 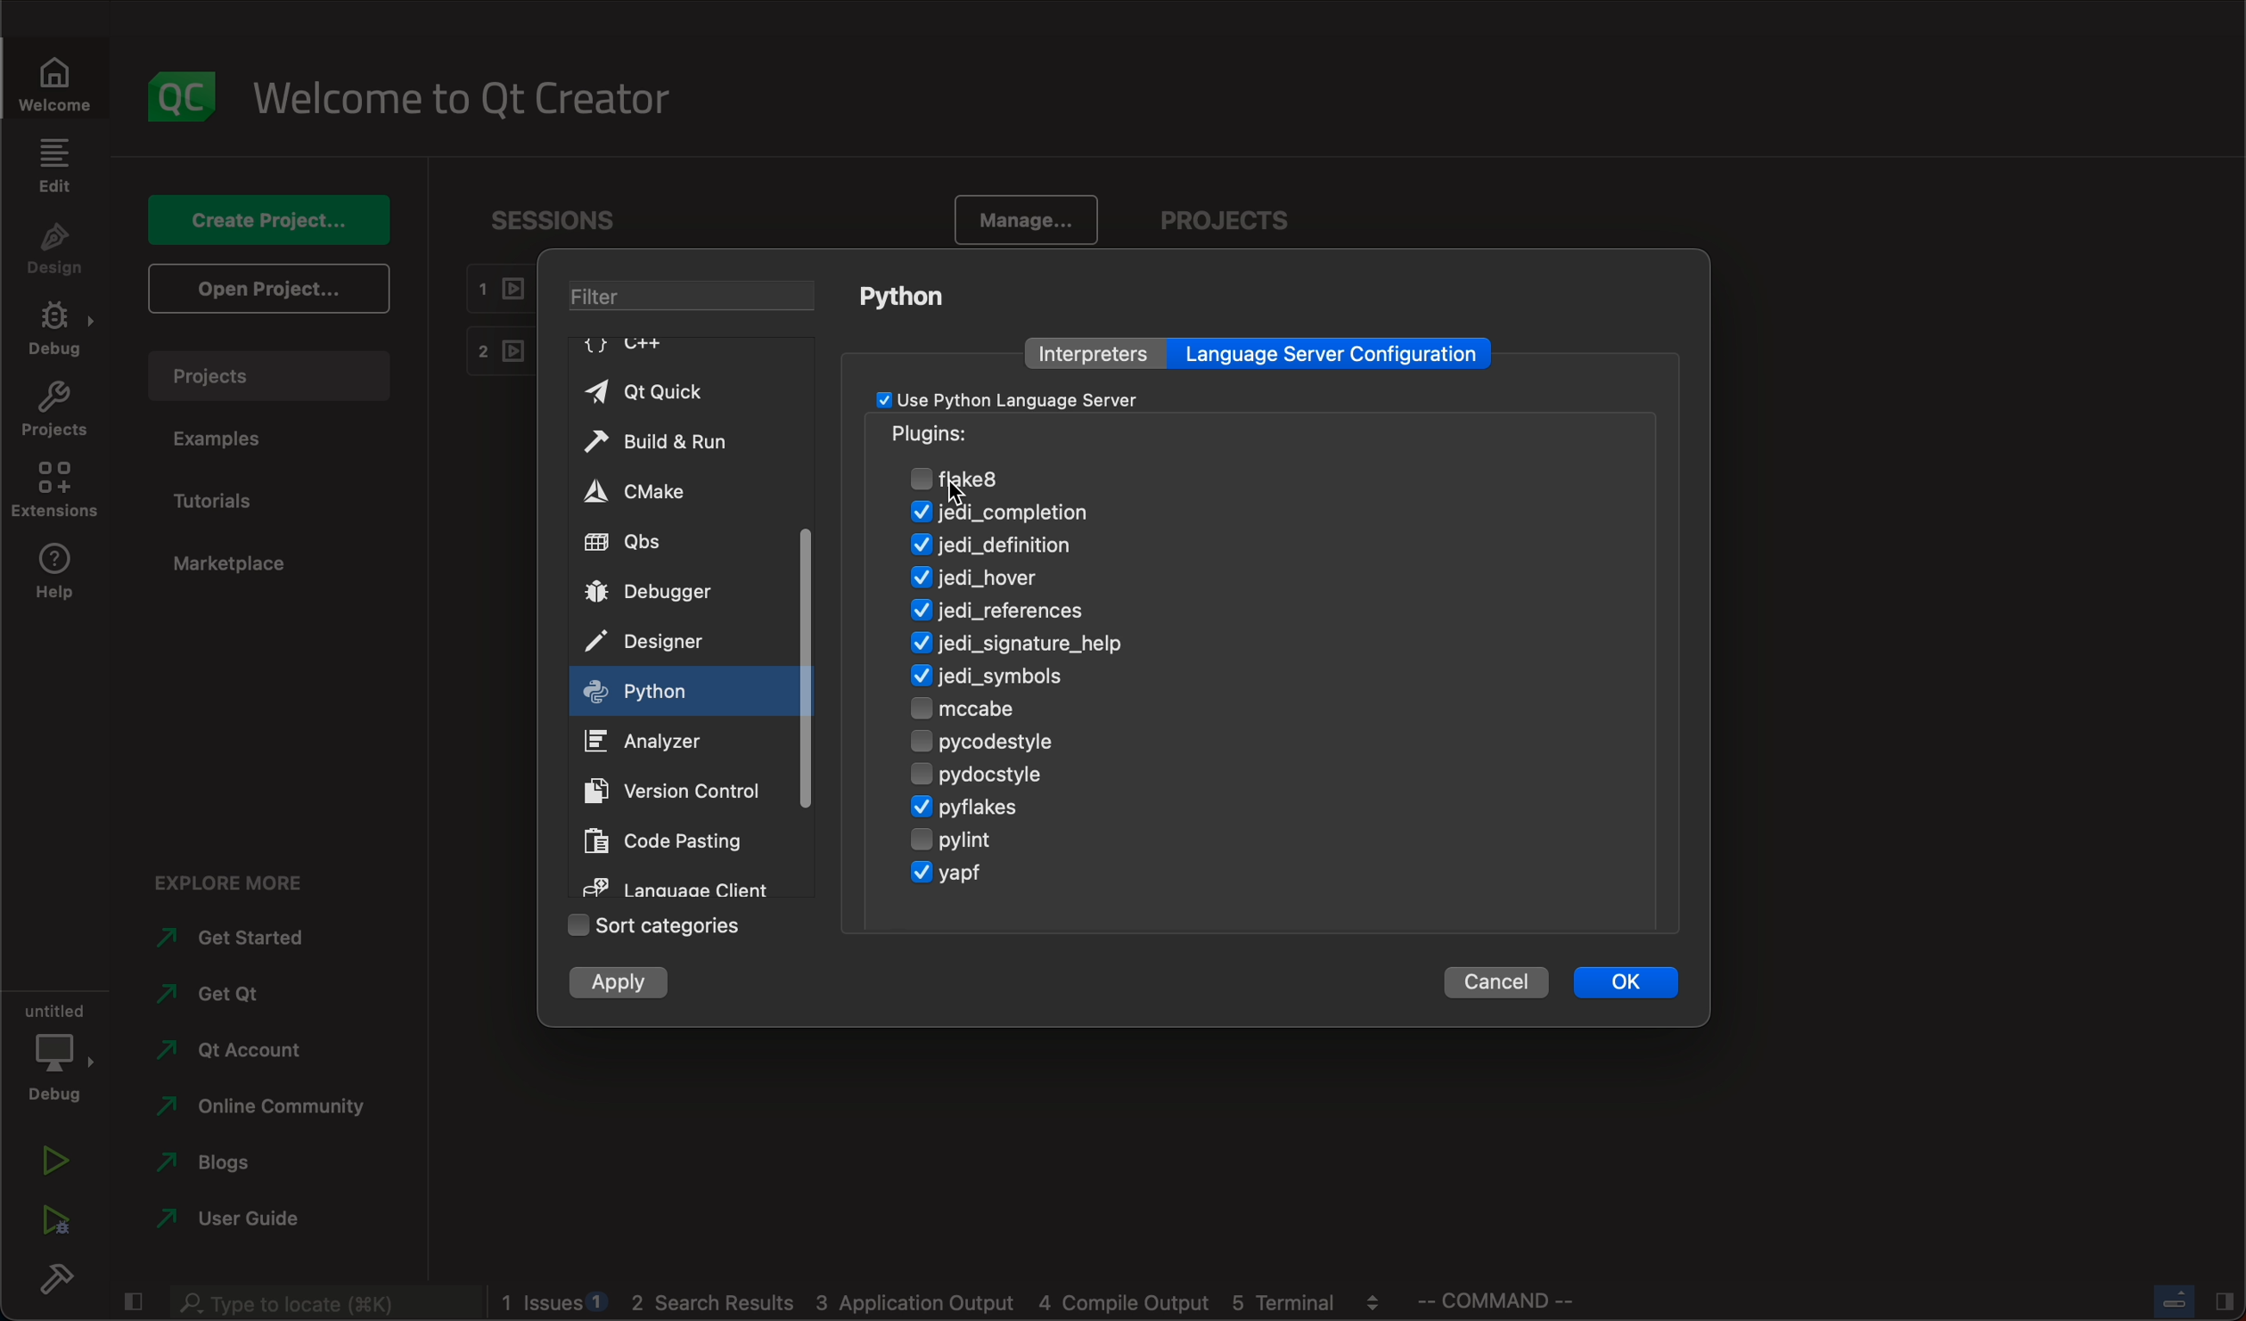 I want to click on qt quick, so click(x=671, y=386).